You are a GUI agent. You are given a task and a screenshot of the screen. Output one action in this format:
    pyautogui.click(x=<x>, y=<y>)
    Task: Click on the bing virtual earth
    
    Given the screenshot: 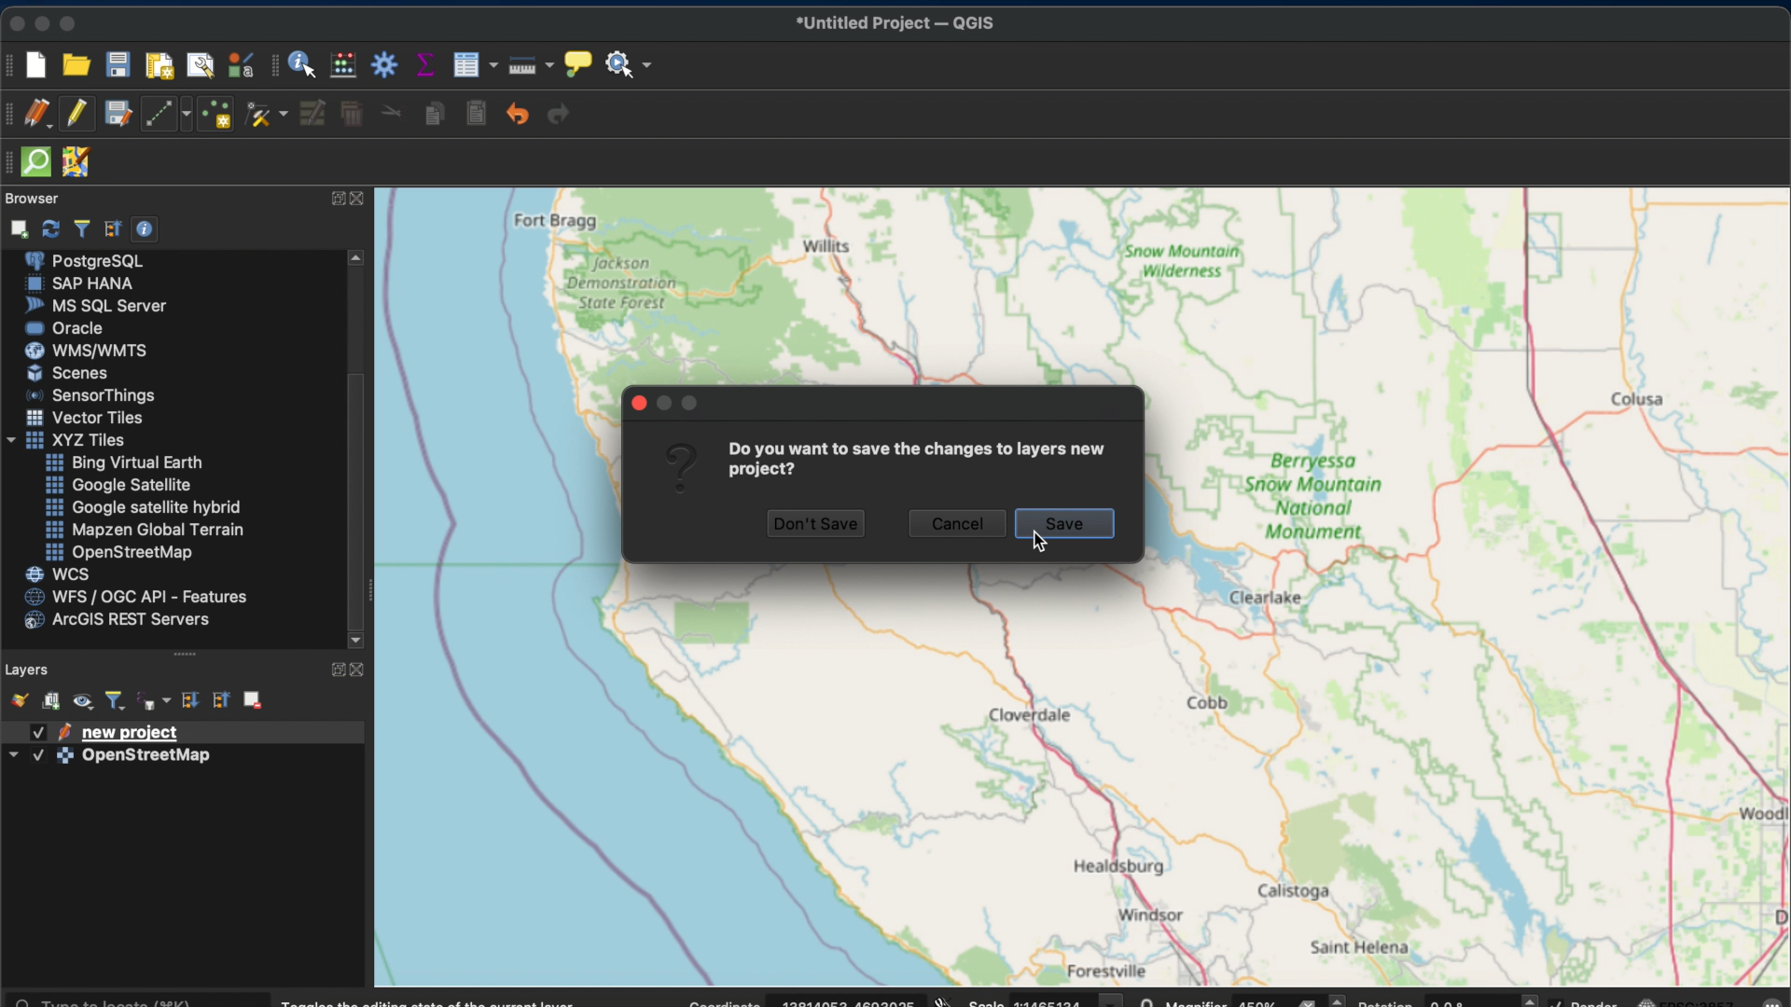 What is the action you would take?
    pyautogui.click(x=121, y=462)
    